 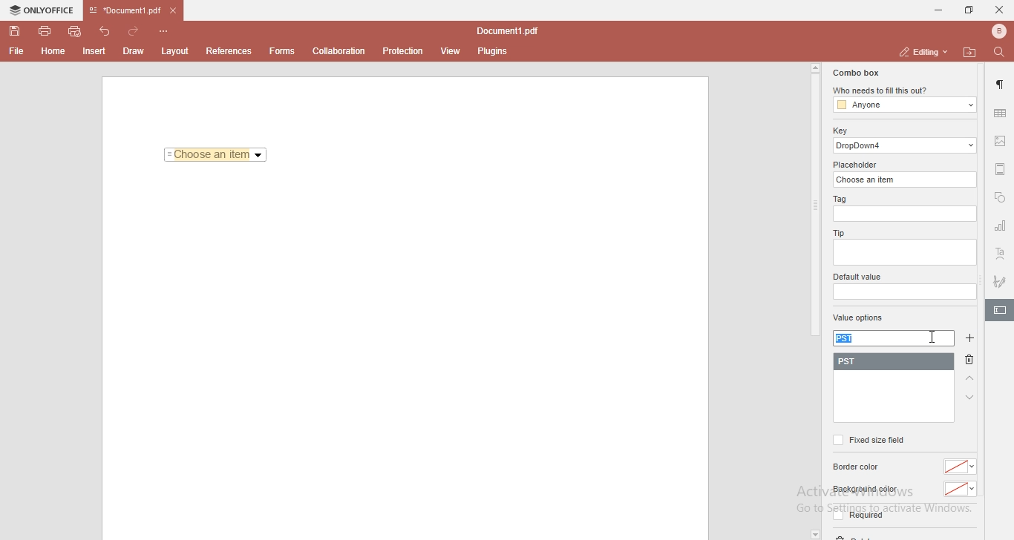 I want to click on default value, so click(x=859, y=277).